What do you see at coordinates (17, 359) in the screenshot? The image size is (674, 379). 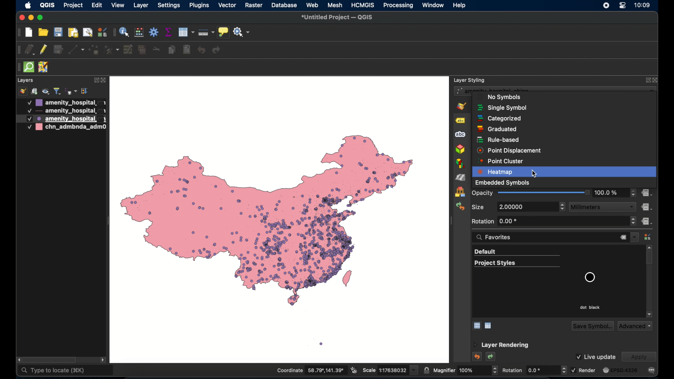 I see `scroll left arrow` at bounding box center [17, 359].